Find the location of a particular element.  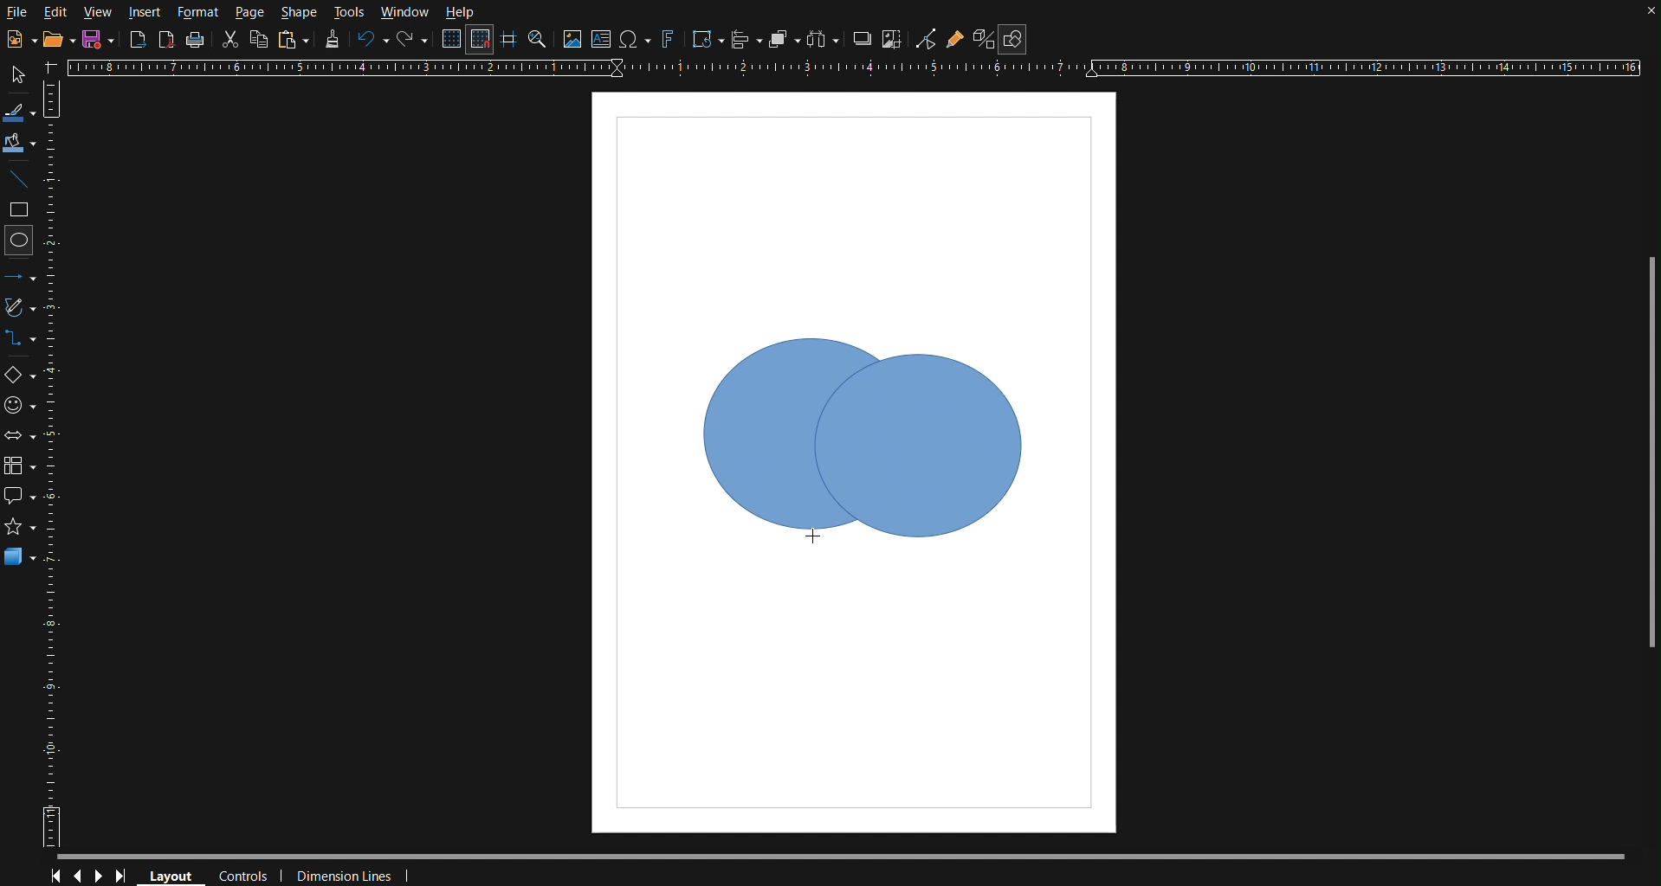

Line is located at coordinates (22, 180).